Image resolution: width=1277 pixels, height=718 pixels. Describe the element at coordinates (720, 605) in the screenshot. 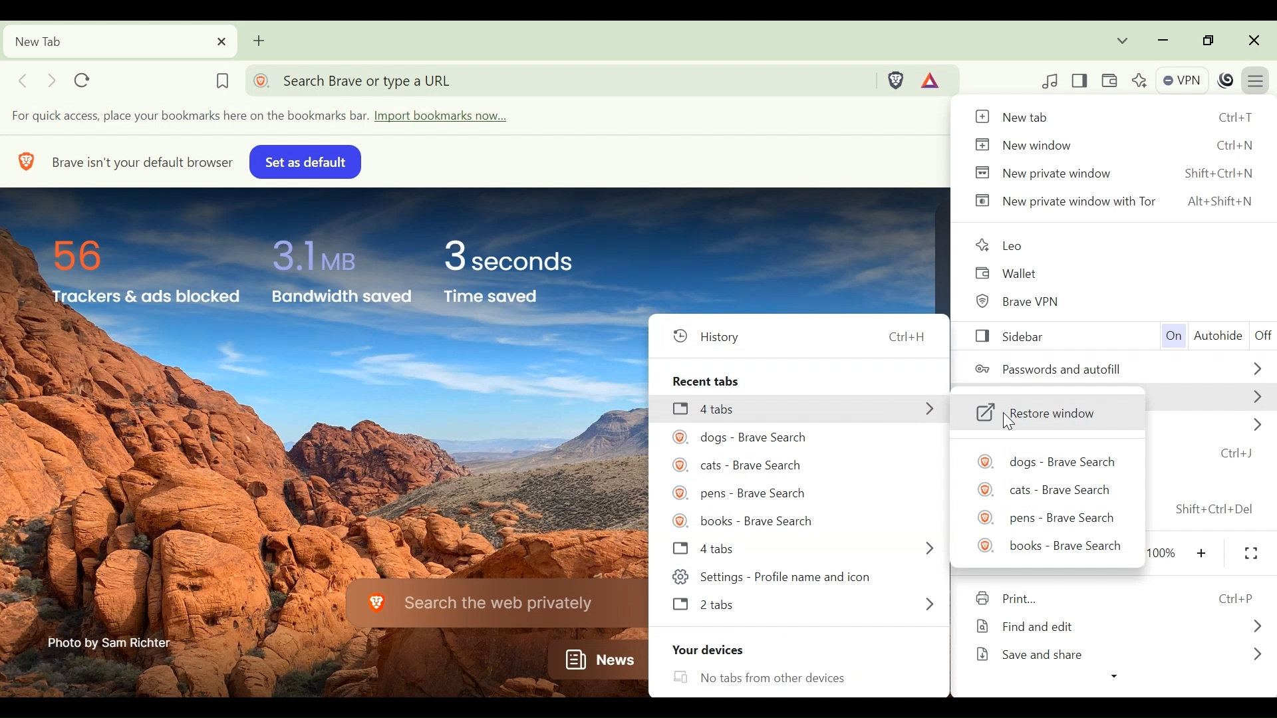

I see `2tabs` at that location.